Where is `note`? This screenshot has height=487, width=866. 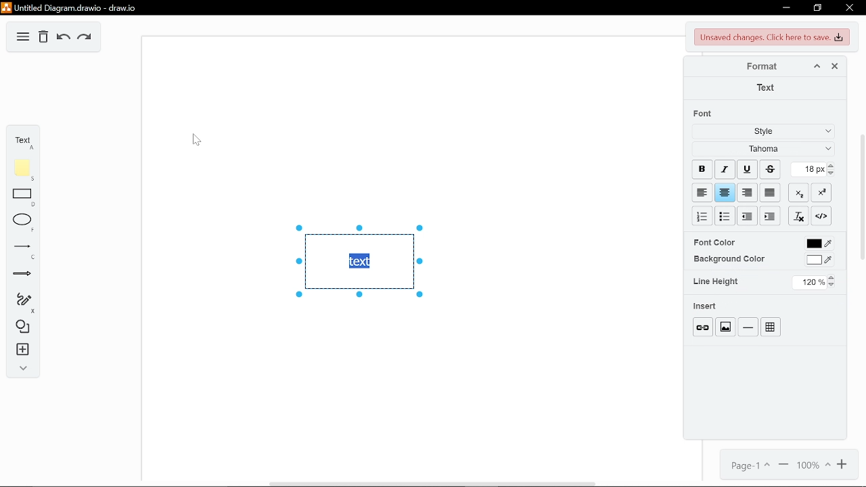 note is located at coordinates (20, 170).